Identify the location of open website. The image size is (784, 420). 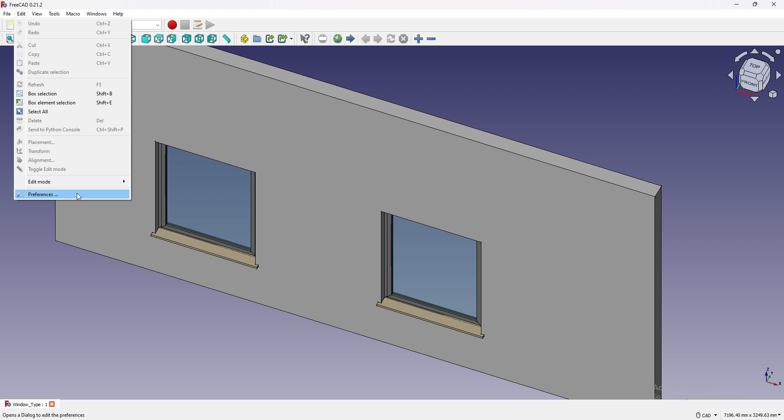
(339, 39).